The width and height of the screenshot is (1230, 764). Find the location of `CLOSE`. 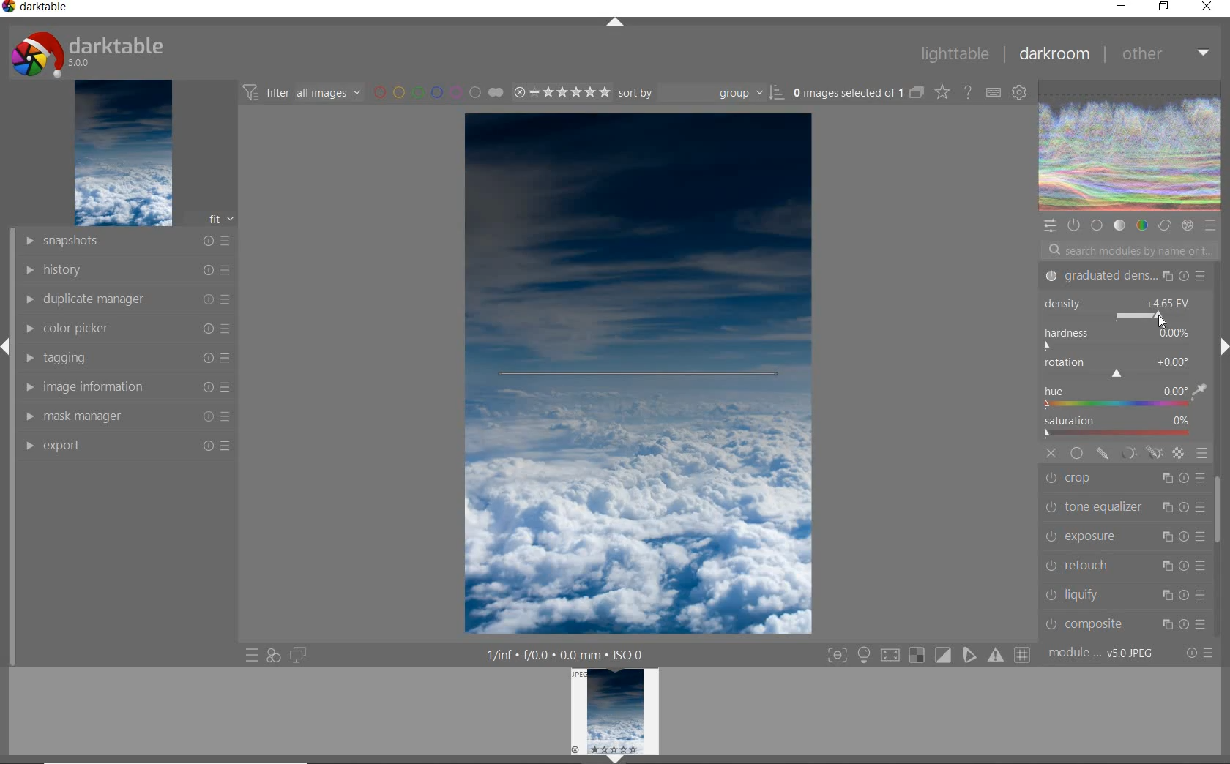

CLOSE is located at coordinates (1052, 453).